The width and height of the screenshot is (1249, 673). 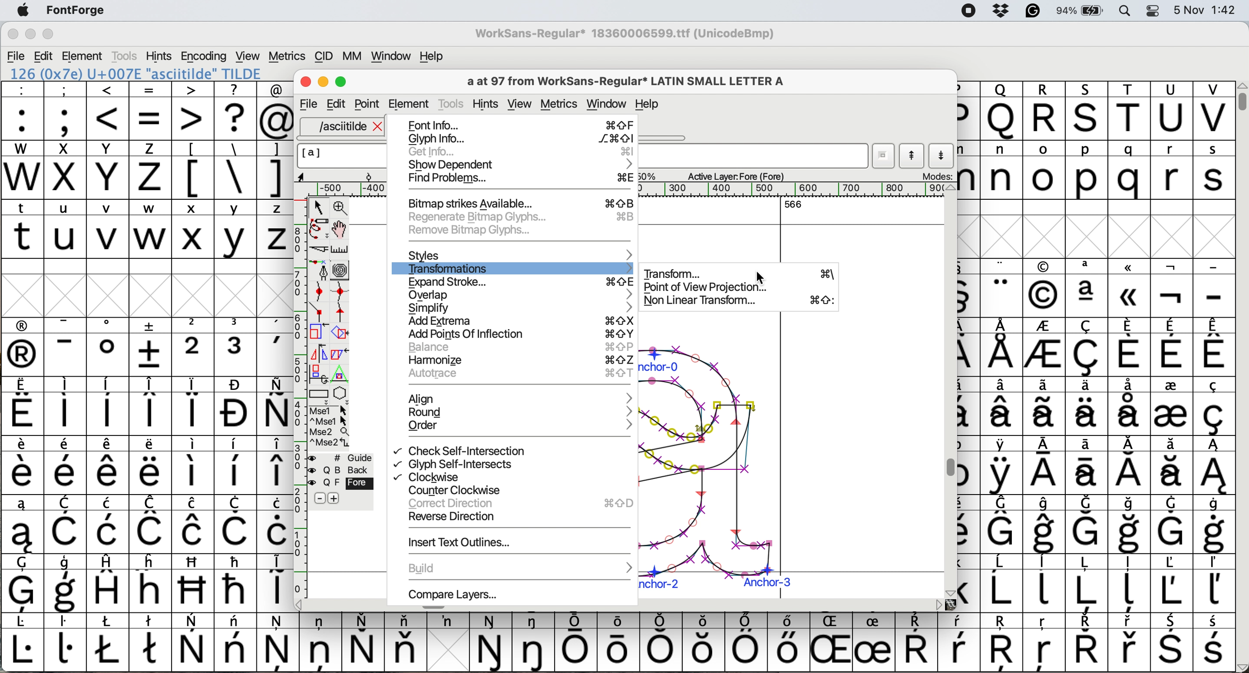 I want to click on maximise, so click(x=48, y=36).